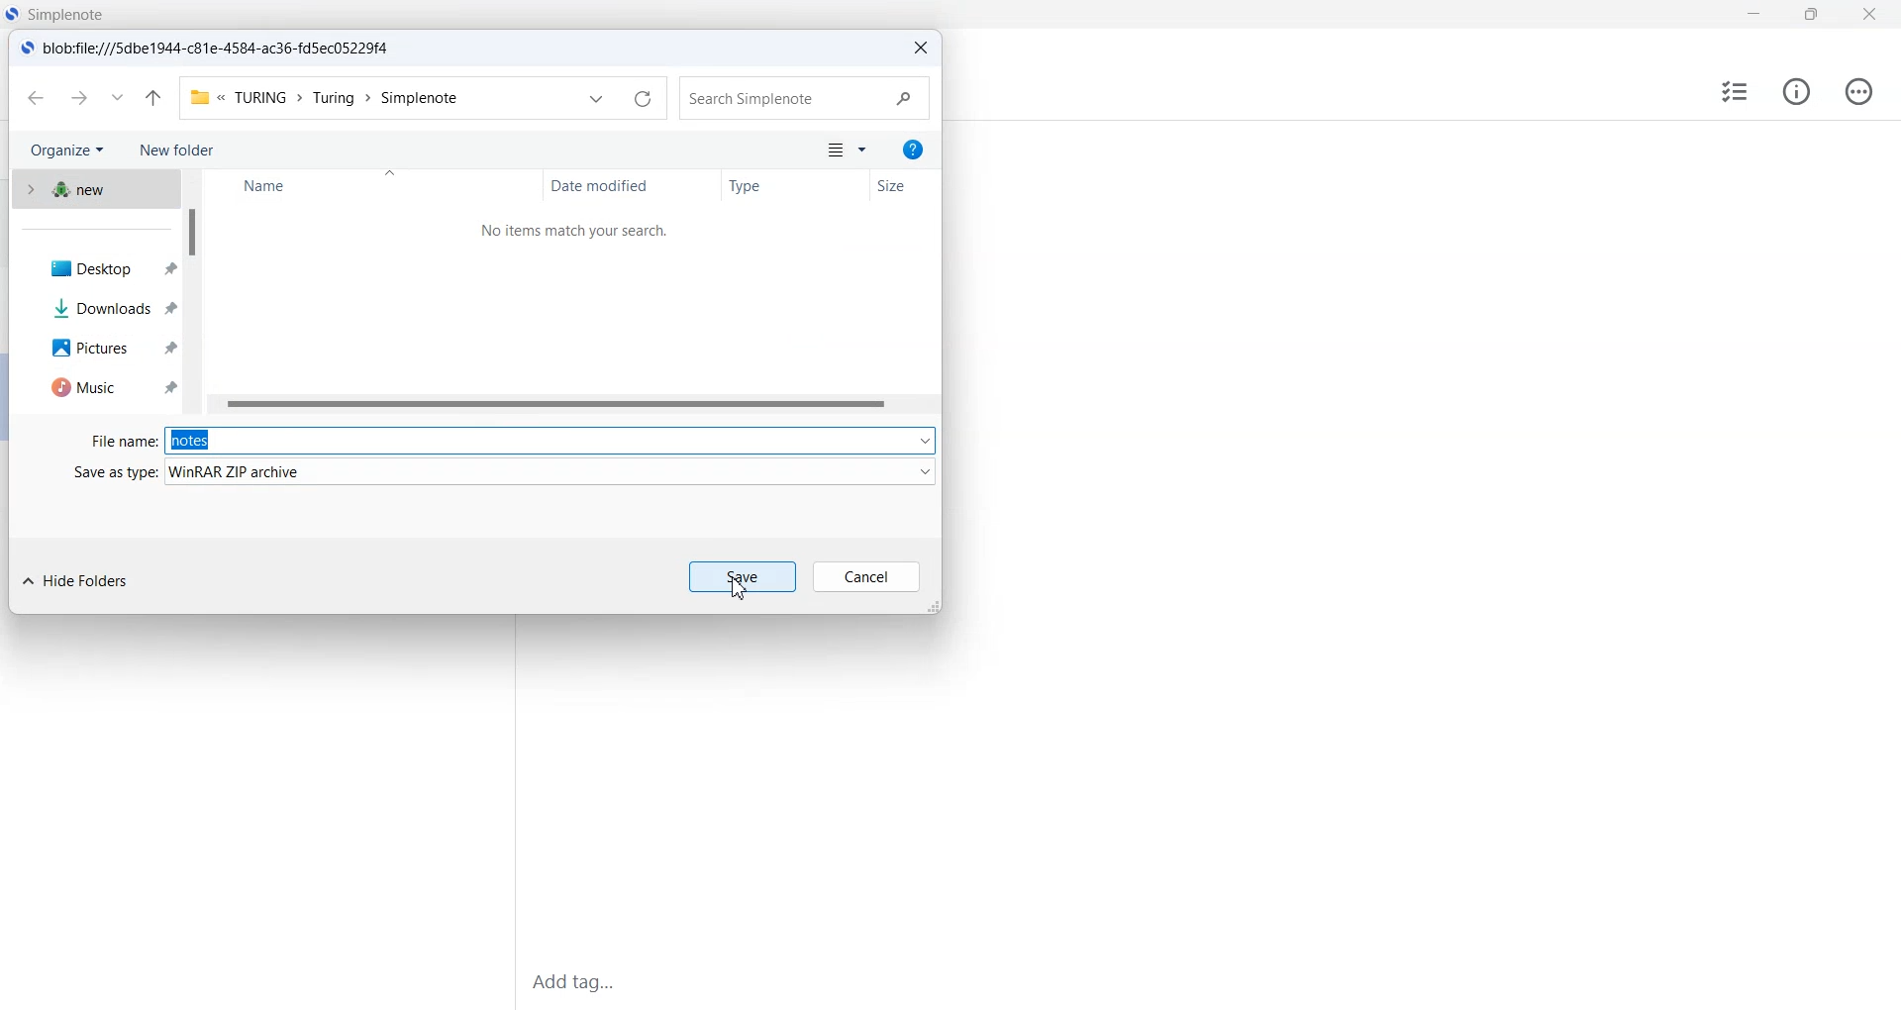 The height and width of the screenshot is (1010, 1901). Describe the element at coordinates (81, 582) in the screenshot. I see `Hide folders` at that location.